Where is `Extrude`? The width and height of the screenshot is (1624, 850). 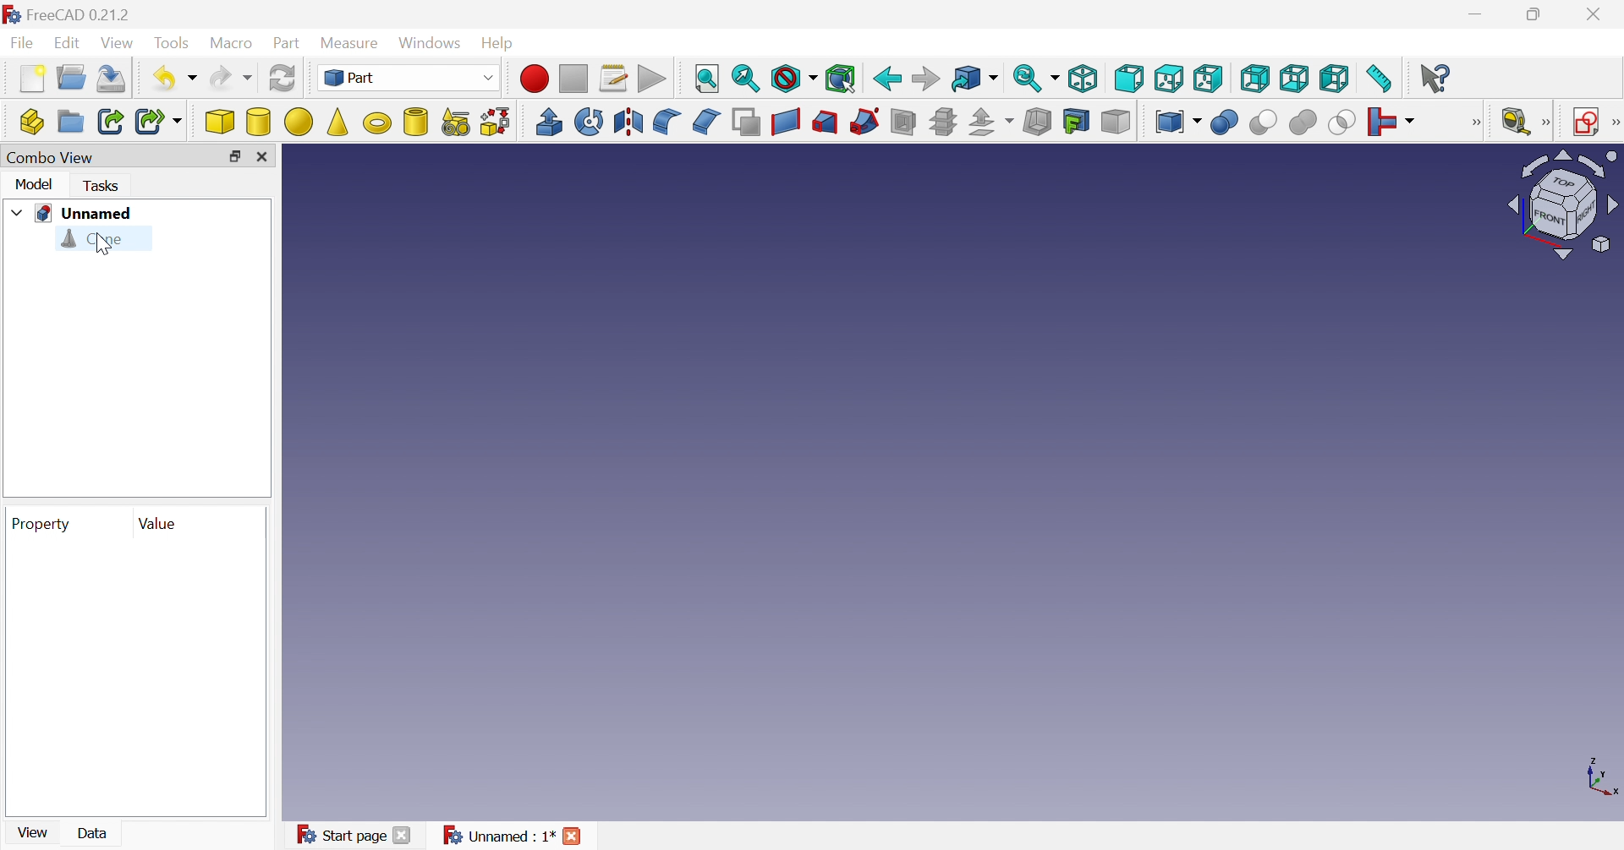 Extrude is located at coordinates (550, 122).